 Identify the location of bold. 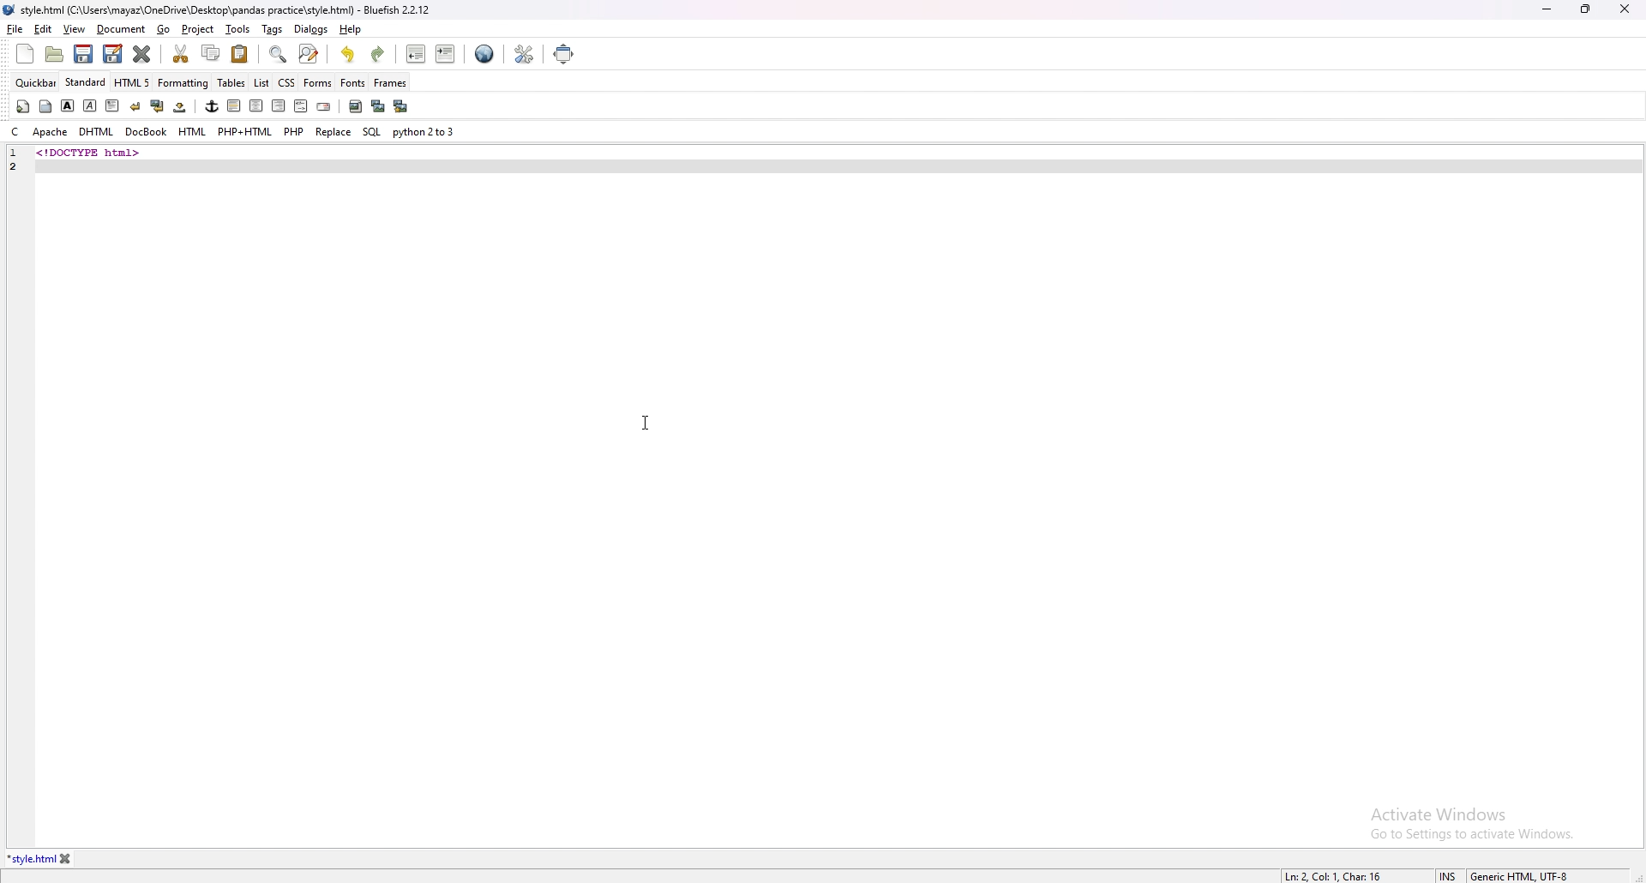
(68, 105).